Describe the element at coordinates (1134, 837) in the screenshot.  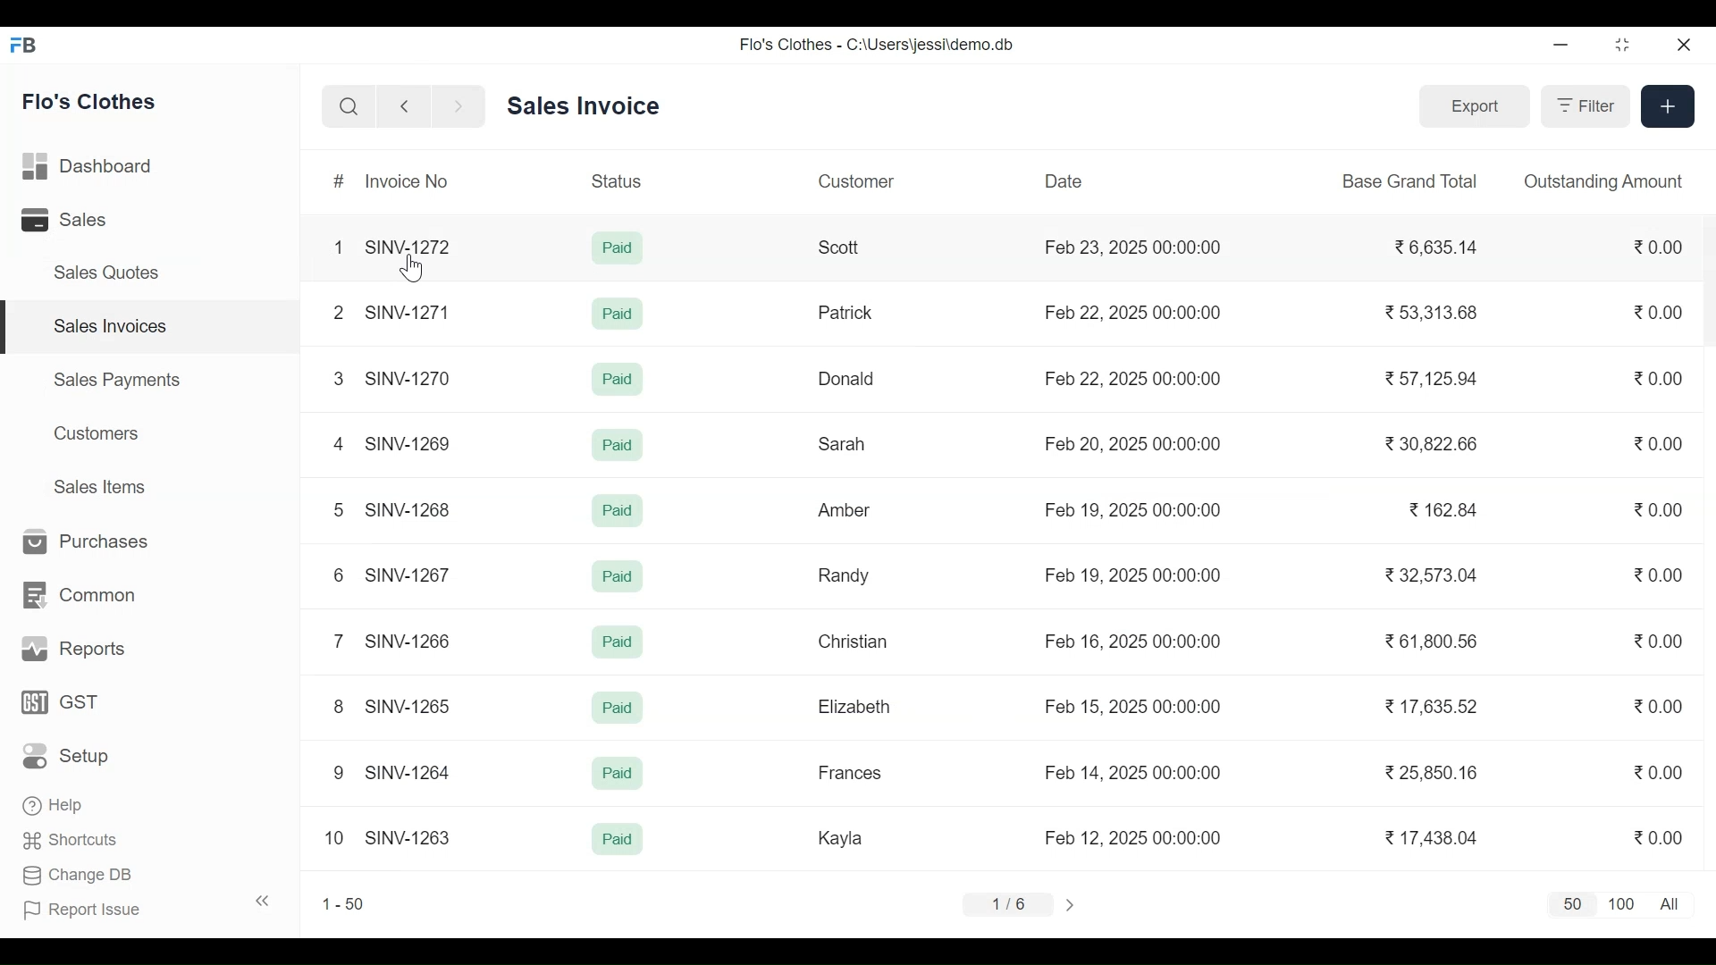
I see `Feb 12. 2025 00:00:00` at that location.